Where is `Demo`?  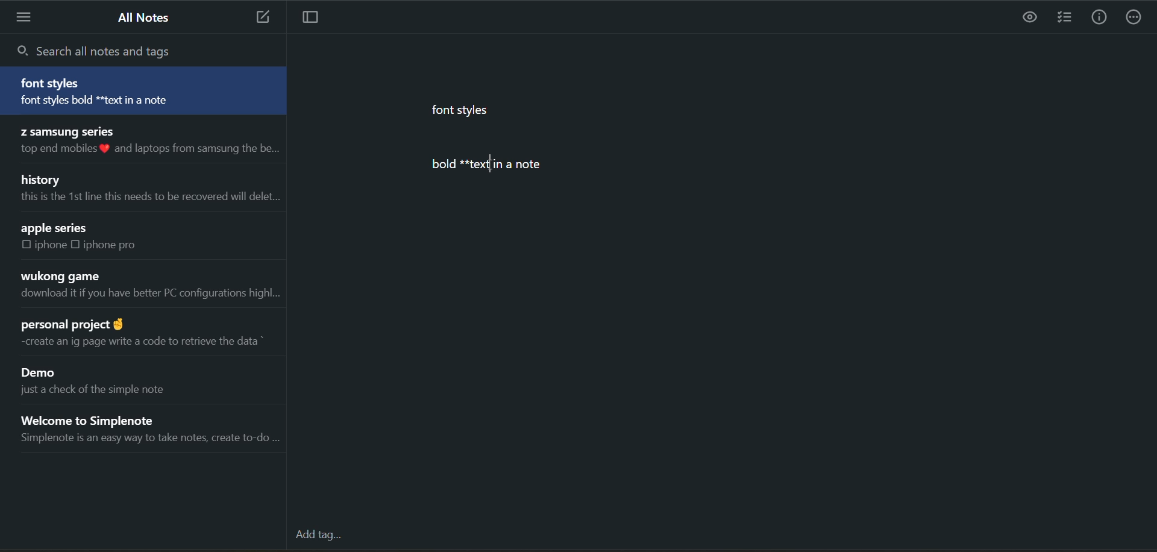 Demo is located at coordinates (43, 374).